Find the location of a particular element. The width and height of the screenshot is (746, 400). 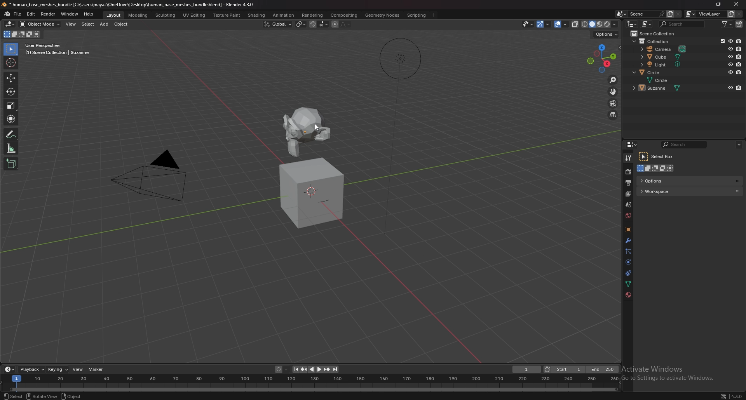

particles is located at coordinates (629, 252).